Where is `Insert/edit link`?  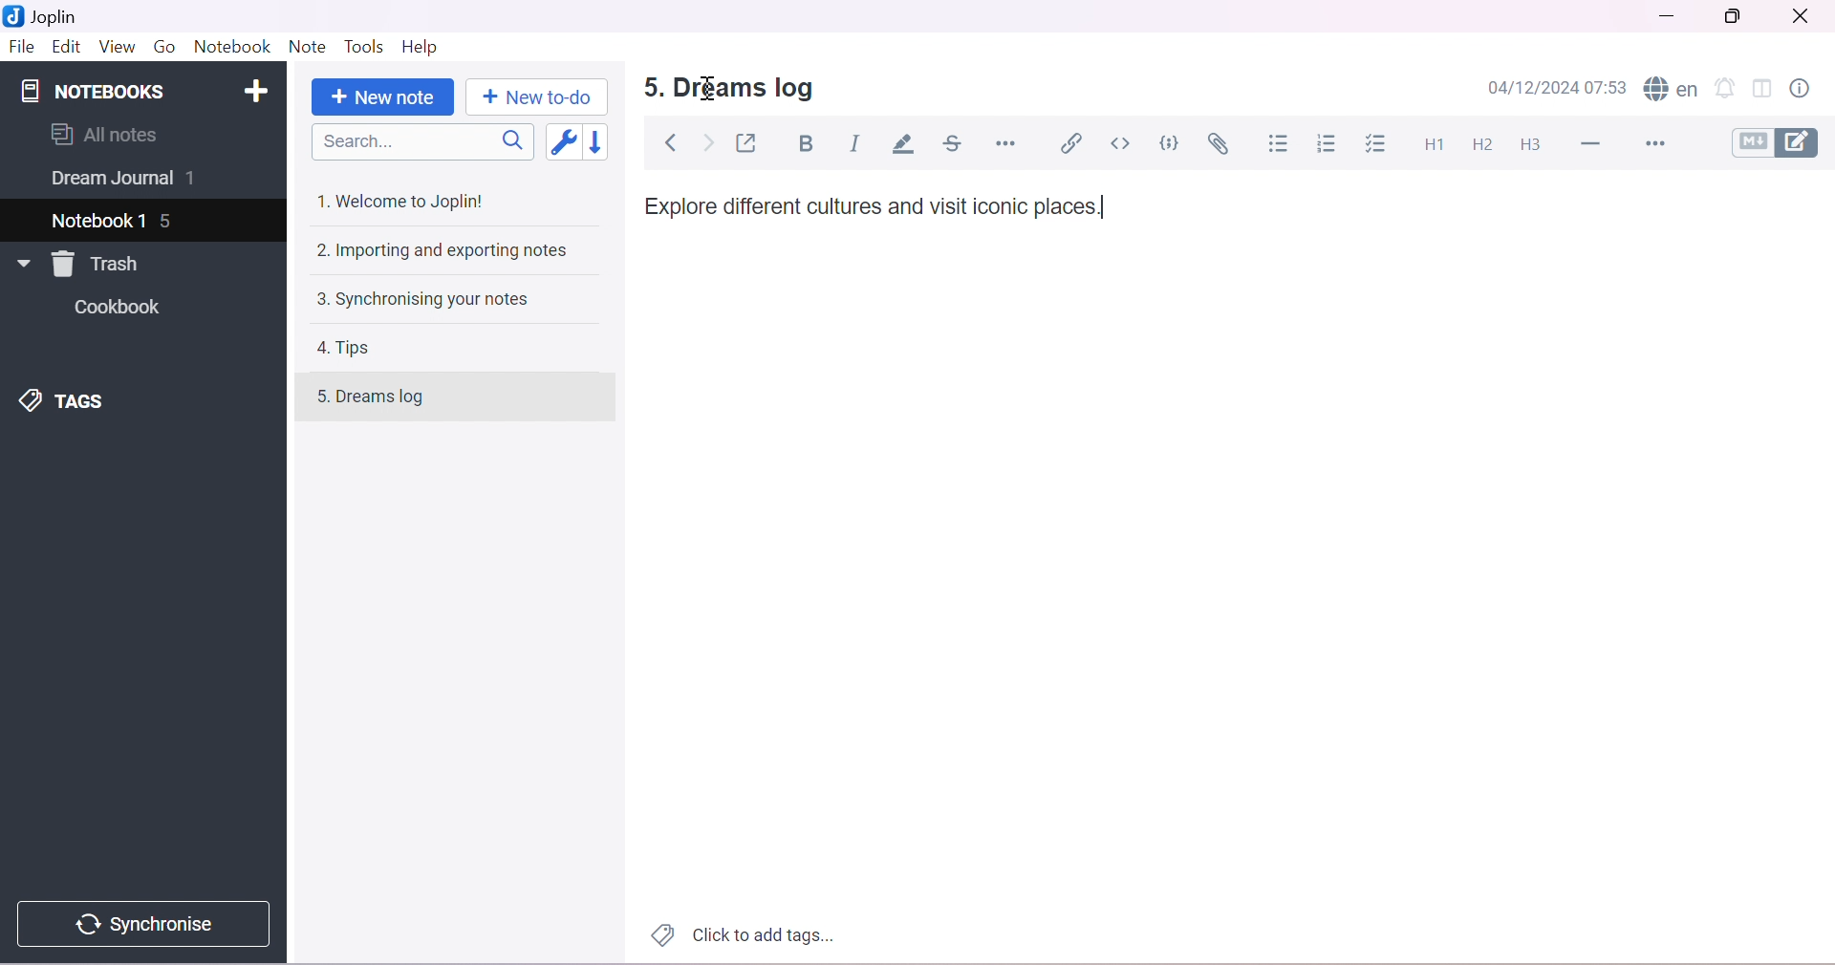 Insert/edit link is located at coordinates (1070, 142).